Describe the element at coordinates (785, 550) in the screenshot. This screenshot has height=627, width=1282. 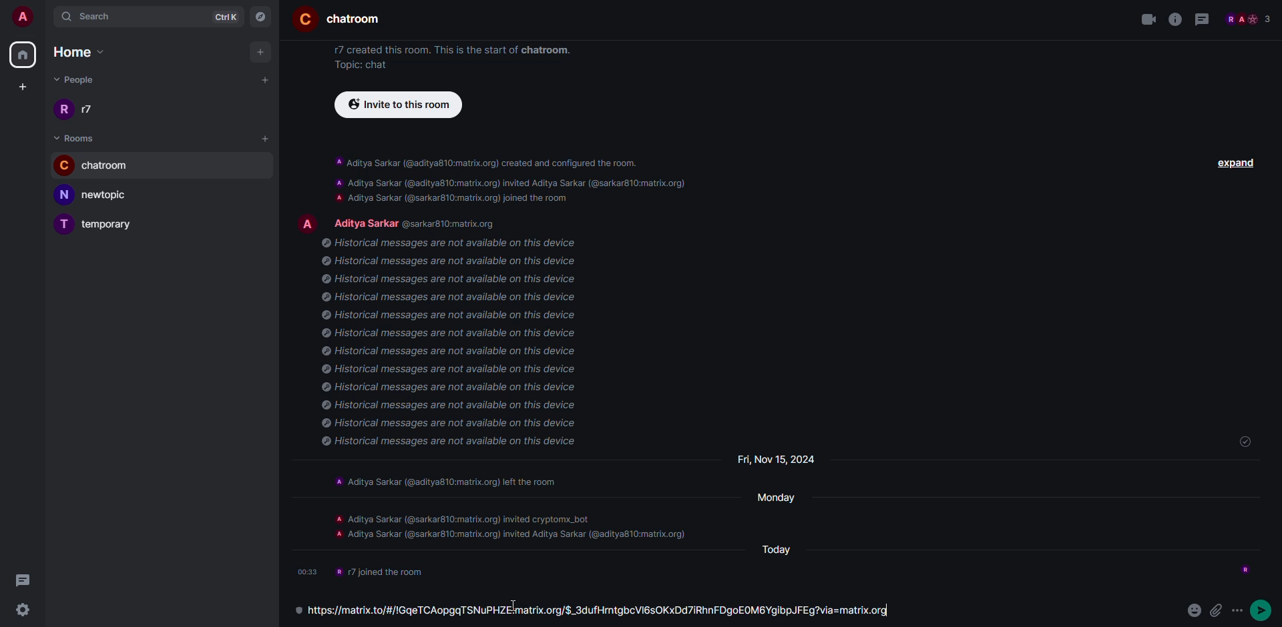
I see `day` at that location.